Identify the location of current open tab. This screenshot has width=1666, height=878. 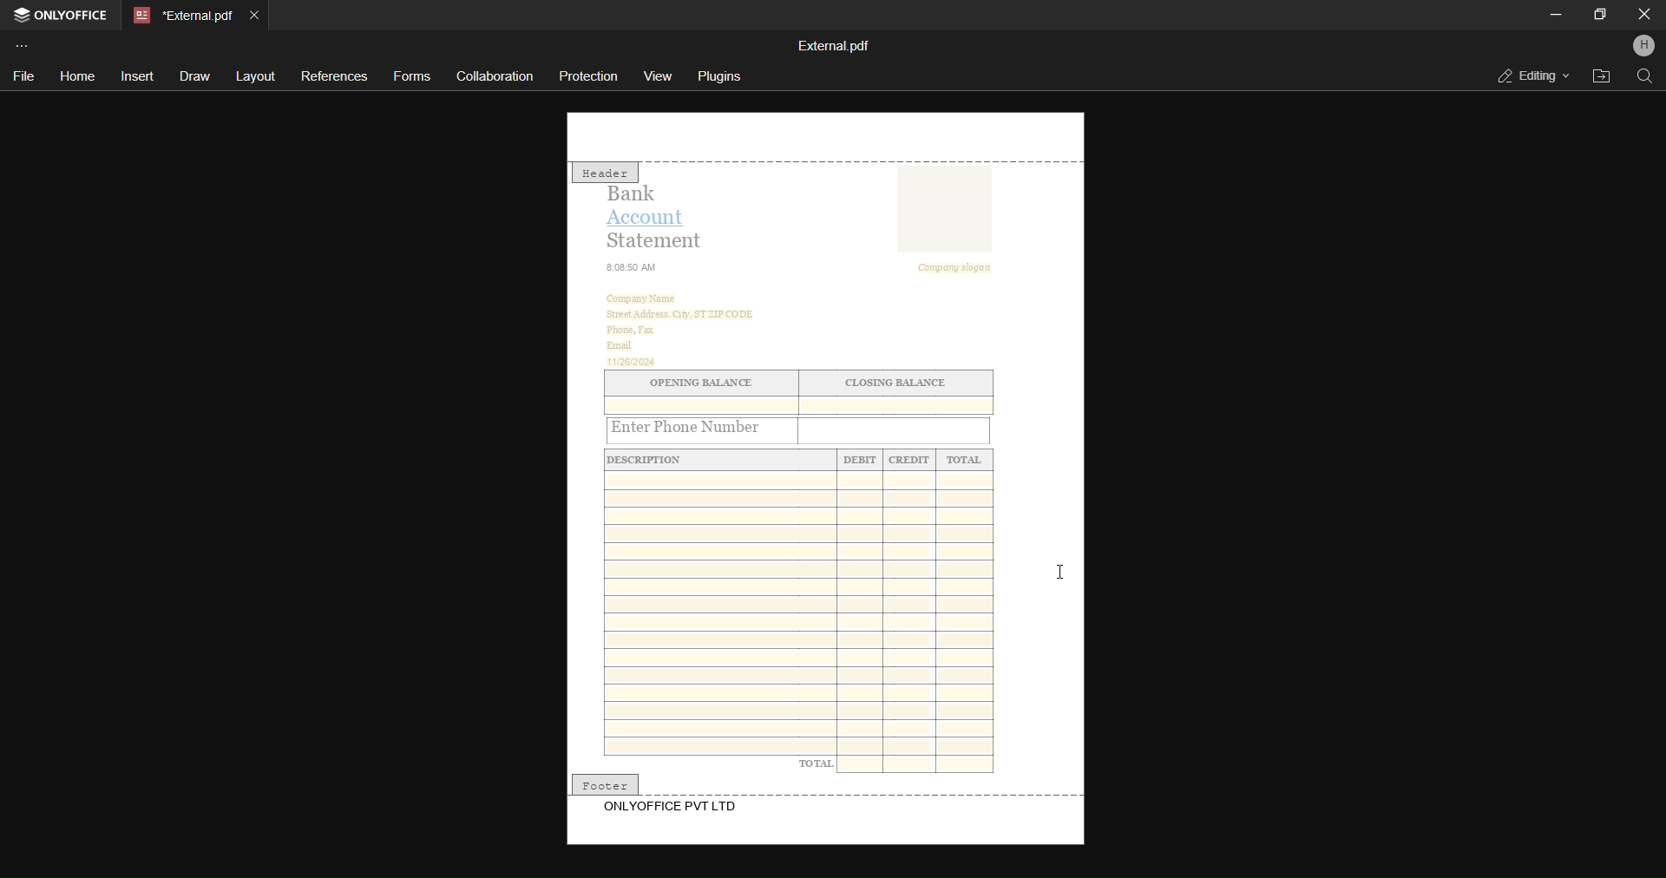
(180, 14).